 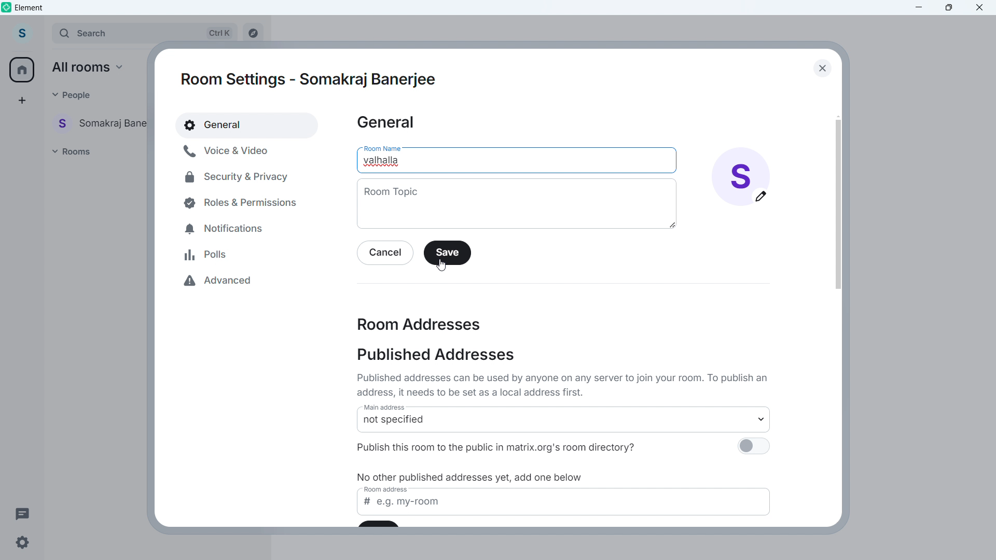 I want to click on General , so click(x=247, y=125).